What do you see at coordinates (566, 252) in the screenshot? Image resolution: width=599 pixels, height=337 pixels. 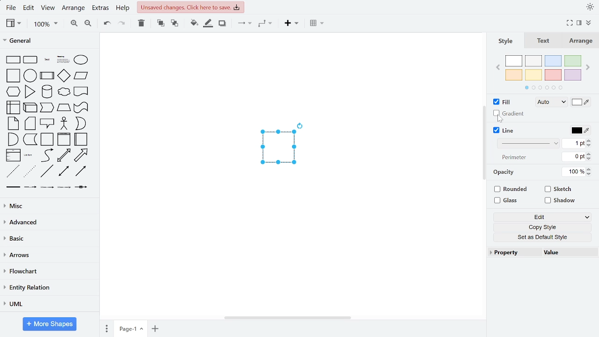 I see `value` at bounding box center [566, 252].